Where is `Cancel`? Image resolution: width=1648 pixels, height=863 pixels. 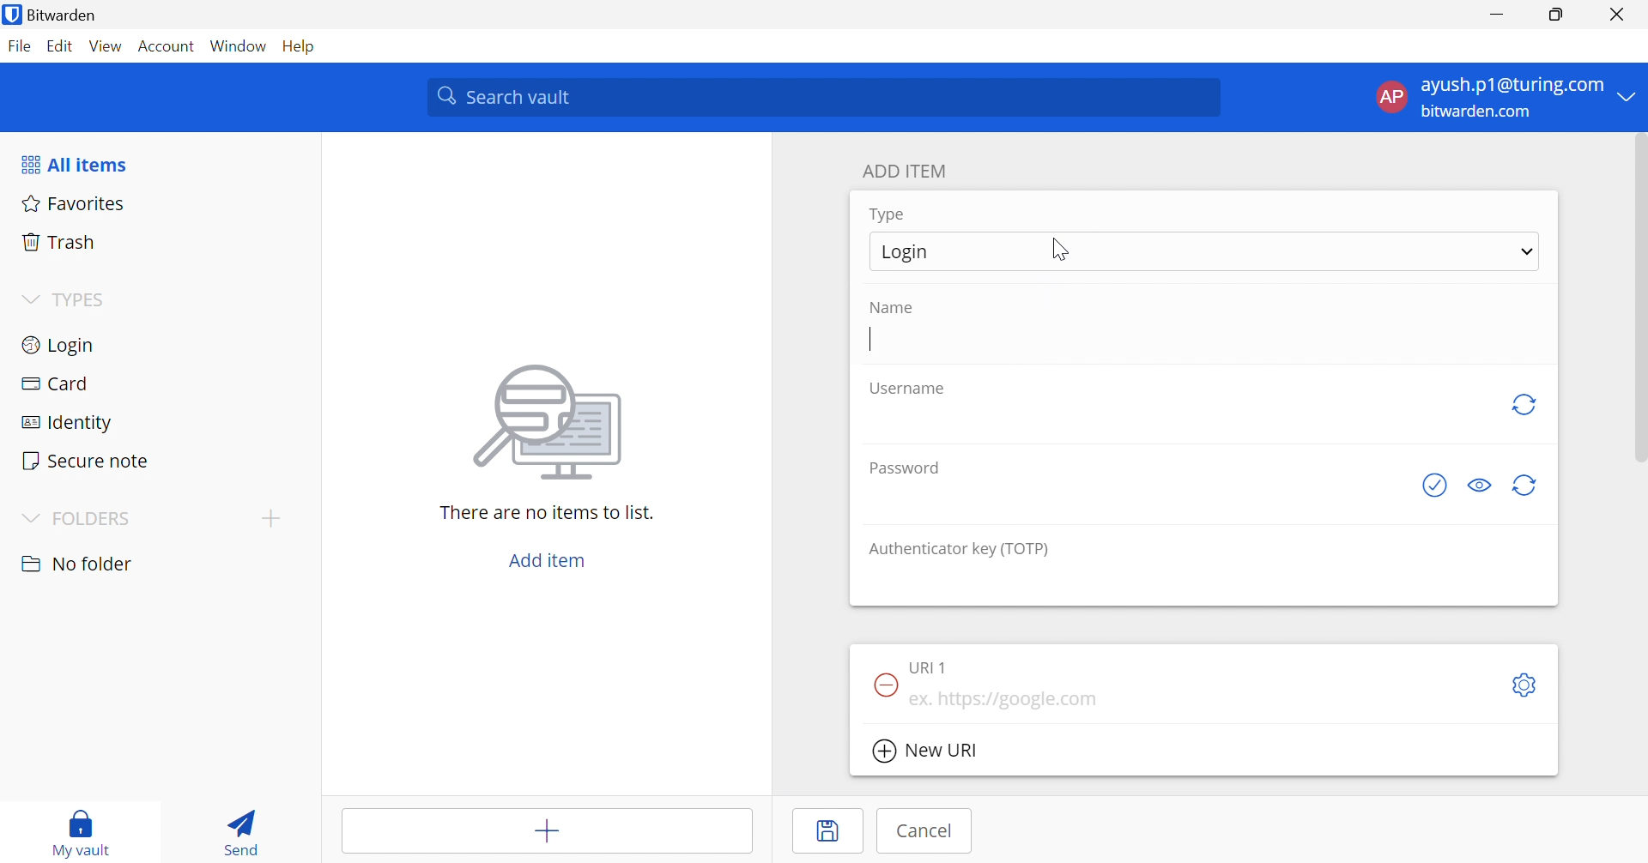
Cancel is located at coordinates (919, 833).